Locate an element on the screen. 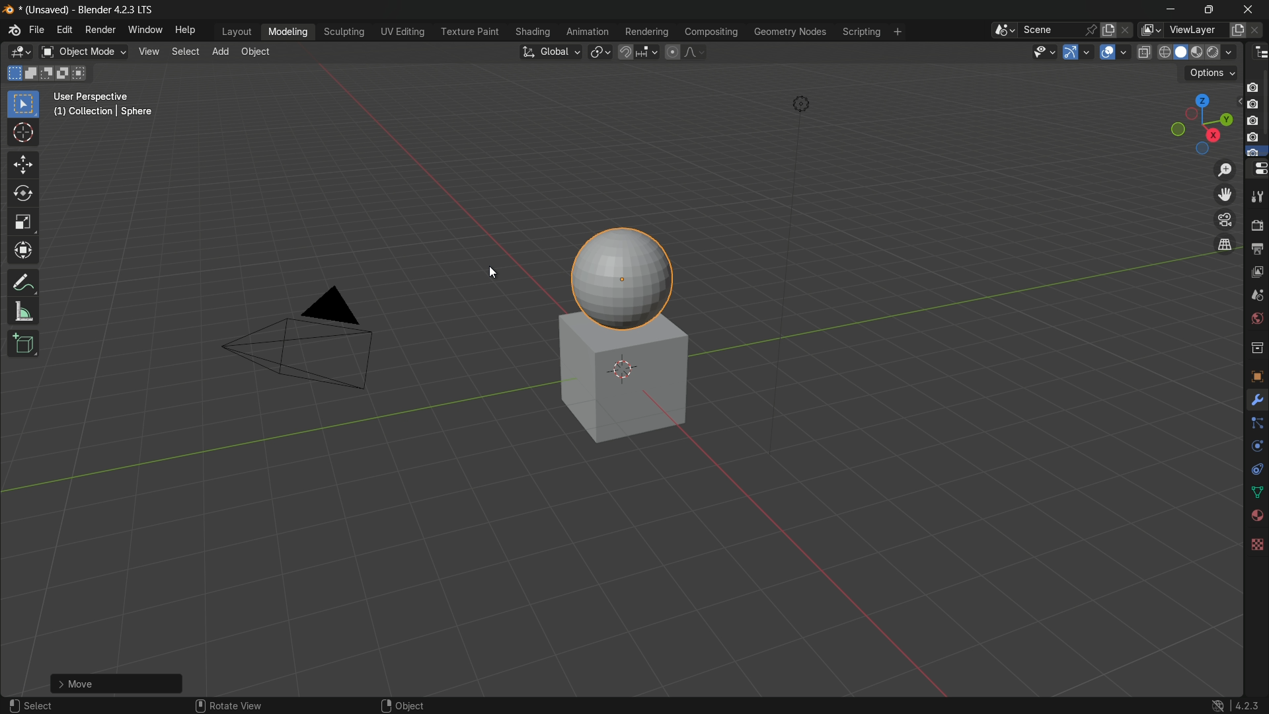 Image resolution: width=1269 pixels, height=714 pixels. remove layer is located at coordinates (1260, 31).